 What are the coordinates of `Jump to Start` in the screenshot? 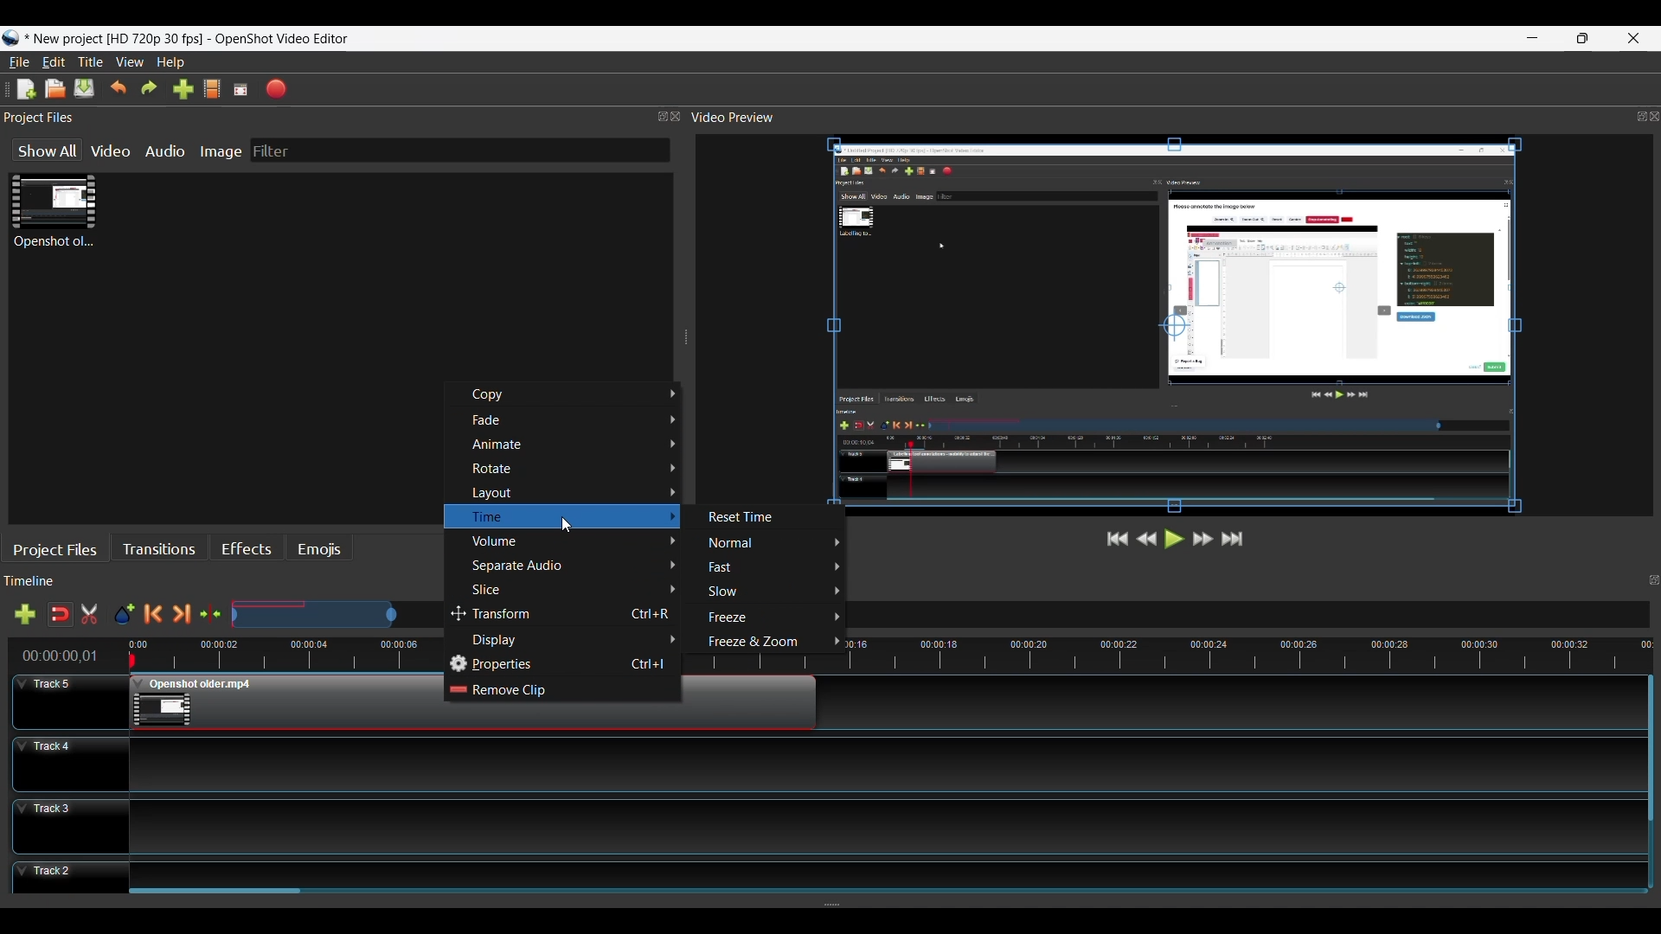 It's located at (1114, 539).